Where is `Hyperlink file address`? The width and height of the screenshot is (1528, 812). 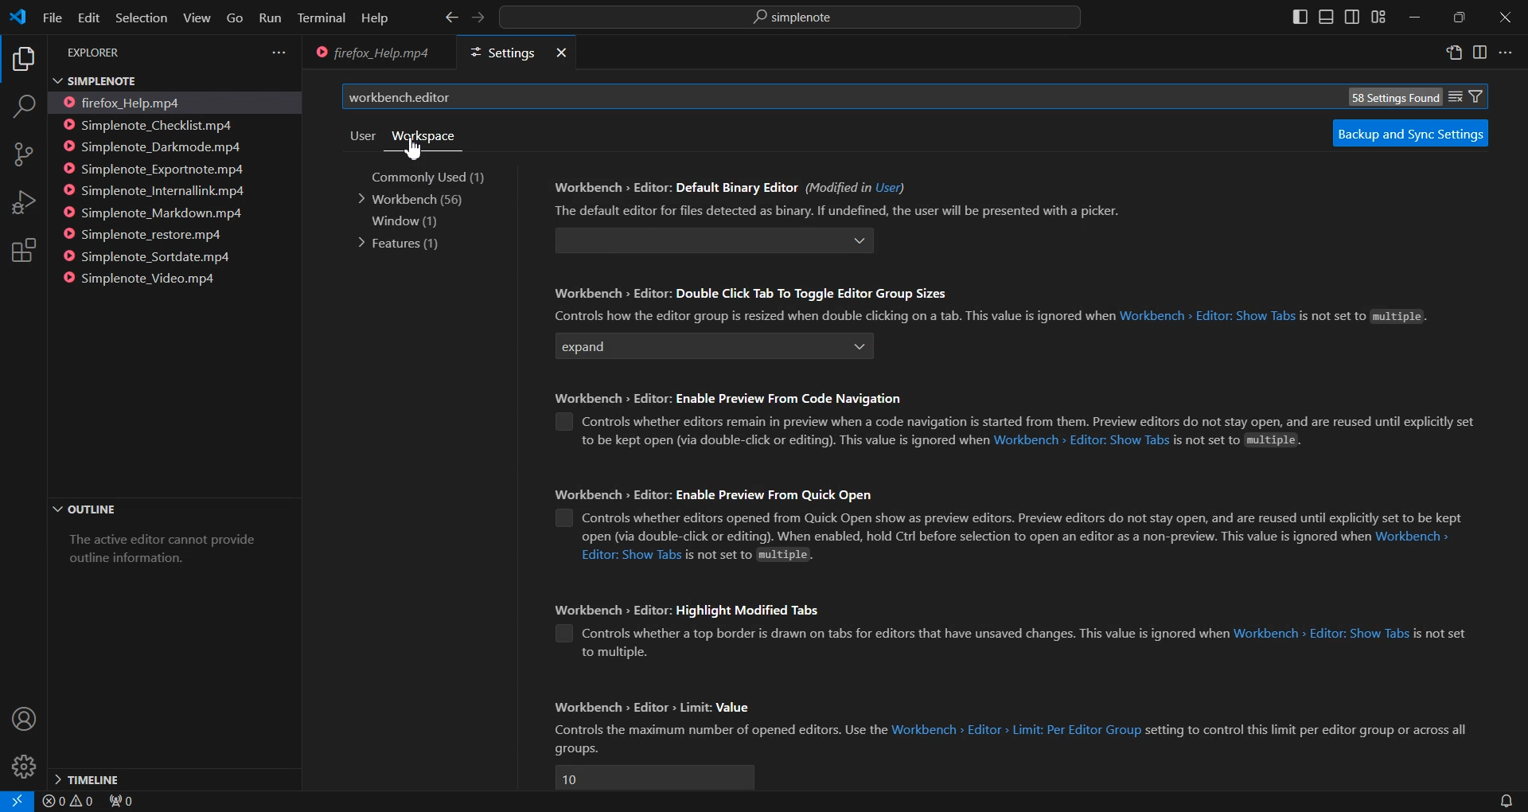 Hyperlink file address is located at coordinates (1016, 729).